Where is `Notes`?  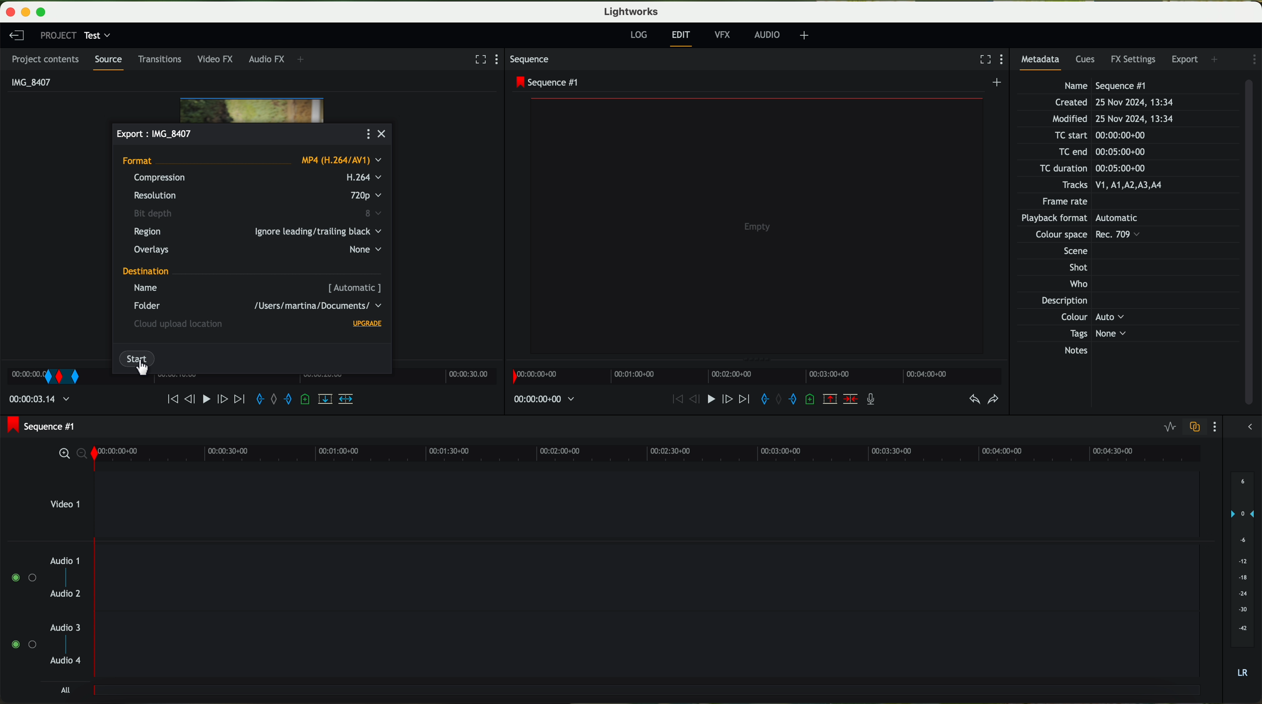
Notes is located at coordinates (1088, 351).